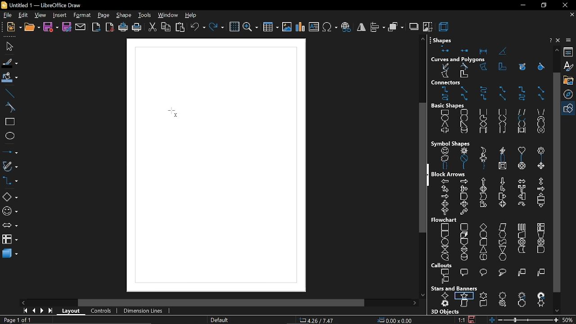 This screenshot has width=576, height=324. Describe the element at coordinates (42, 311) in the screenshot. I see `next page` at that location.